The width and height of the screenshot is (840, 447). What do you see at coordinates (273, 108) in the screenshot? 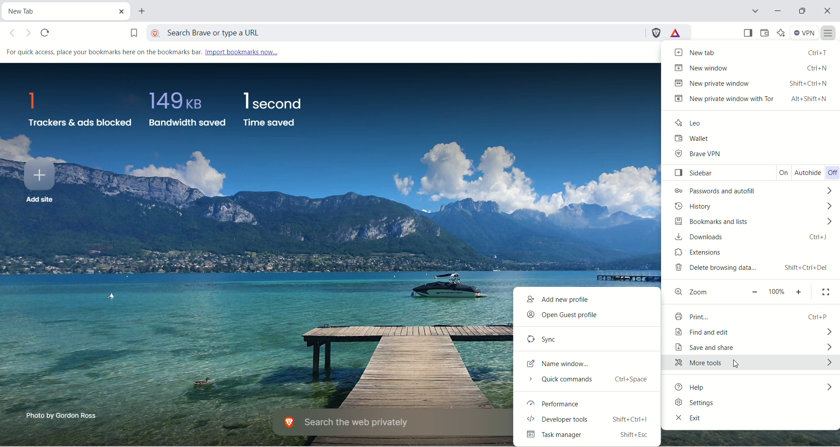
I see `time saved` at bounding box center [273, 108].